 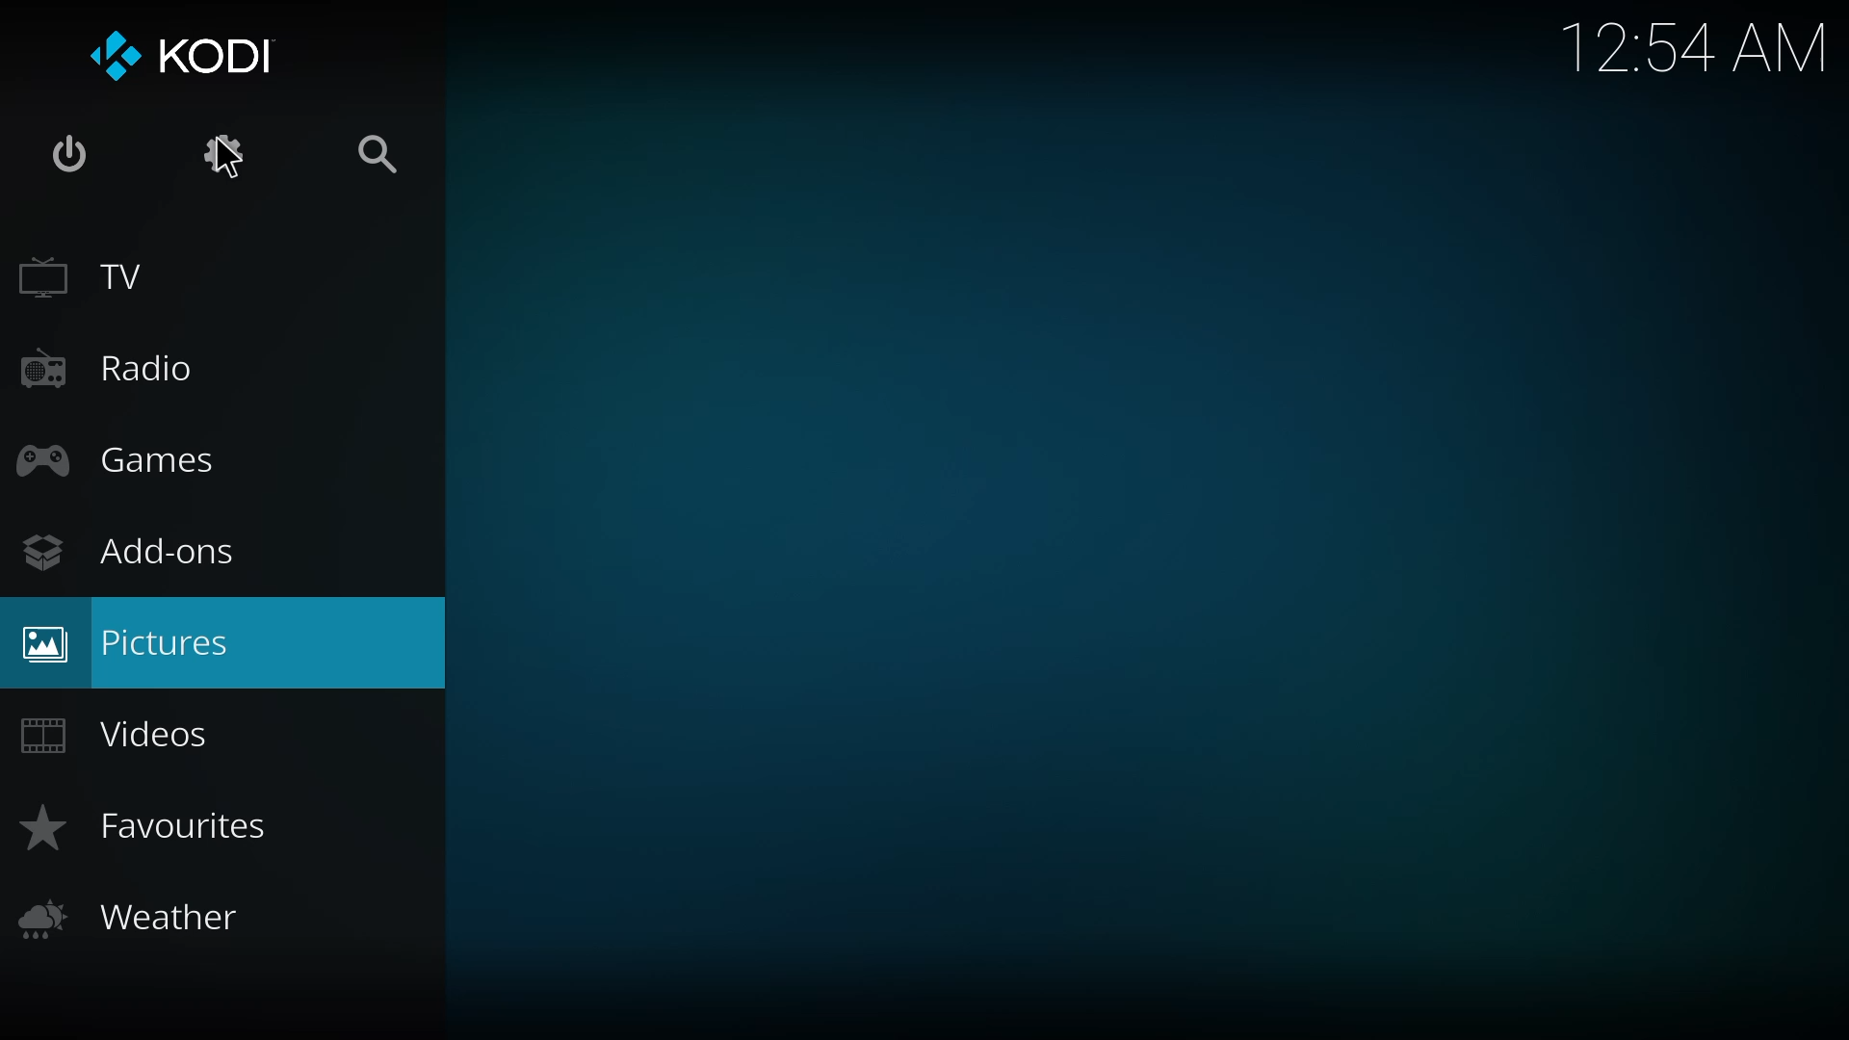 I want to click on pictures, so click(x=137, y=645).